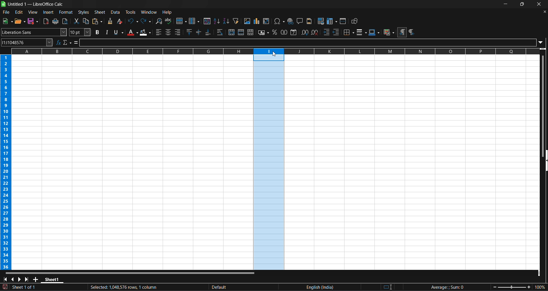 Image resolution: width=548 pixels, height=291 pixels. What do you see at coordinates (269, 162) in the screenshot?
I see `selected column I` at bounding box center [269, 162].